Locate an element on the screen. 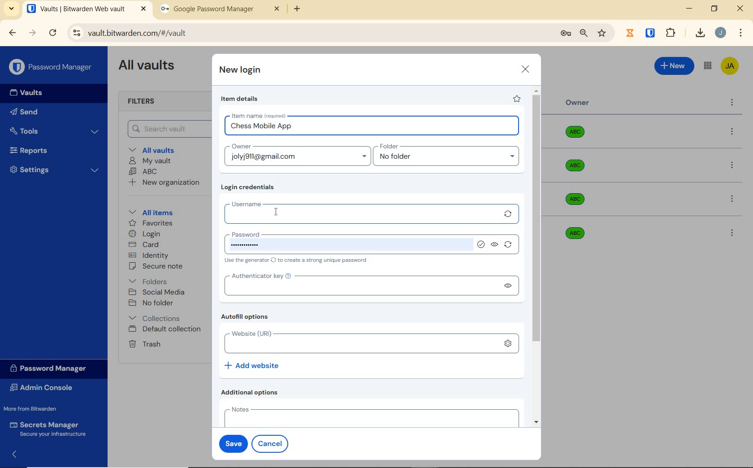 This screenshot has width=753, height=468. favorites is located at coordinates (151, 224).